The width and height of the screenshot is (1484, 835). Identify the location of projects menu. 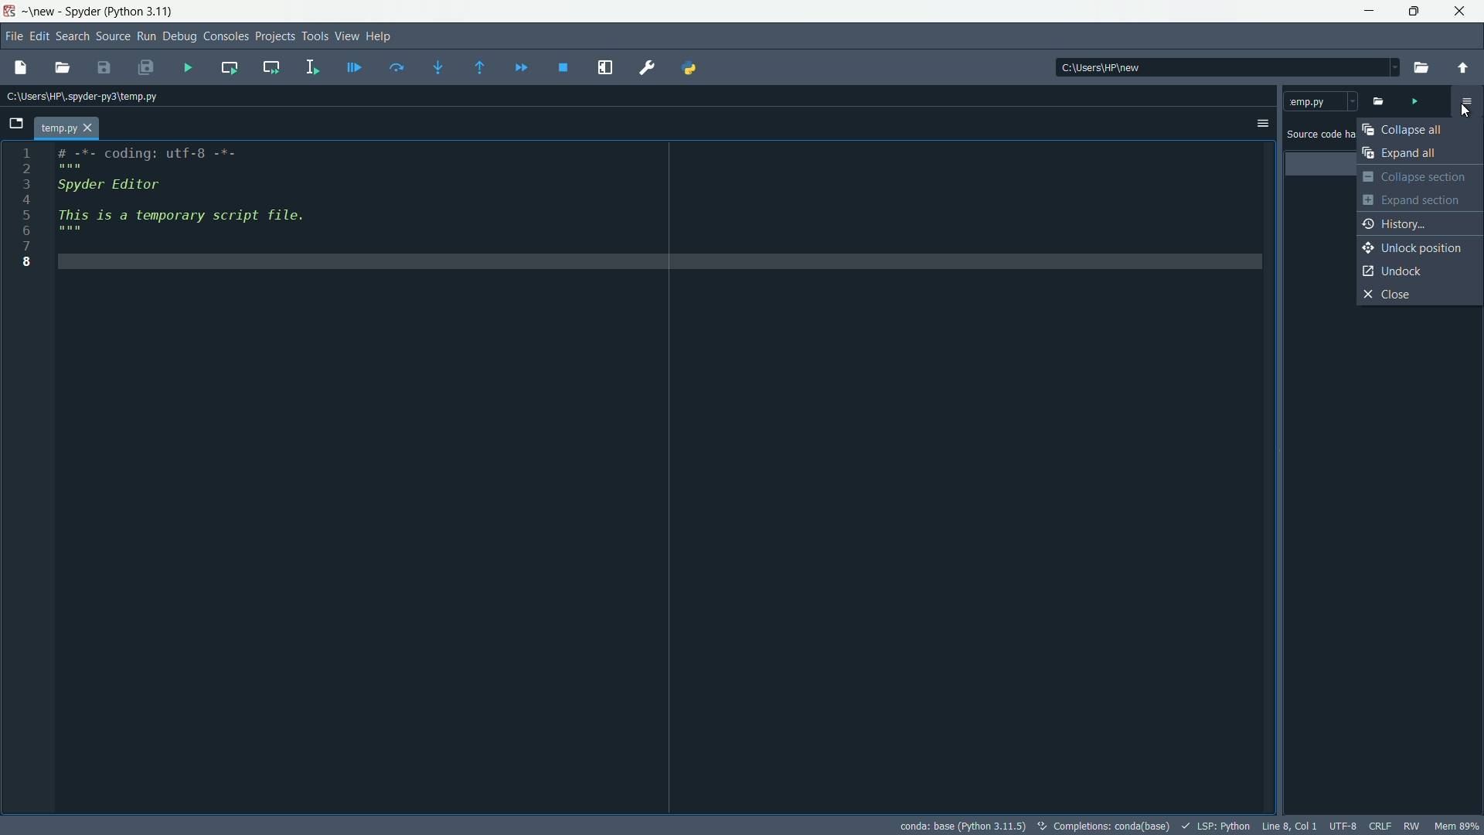
(274, 36).